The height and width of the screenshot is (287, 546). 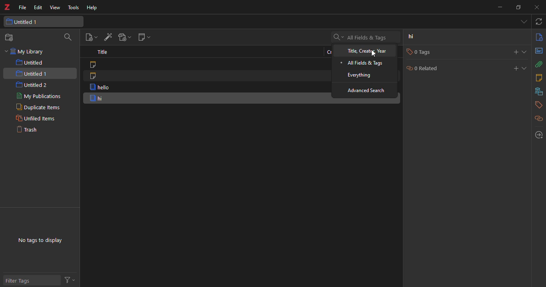 I want to click on notes, so click(x=540, y=77).